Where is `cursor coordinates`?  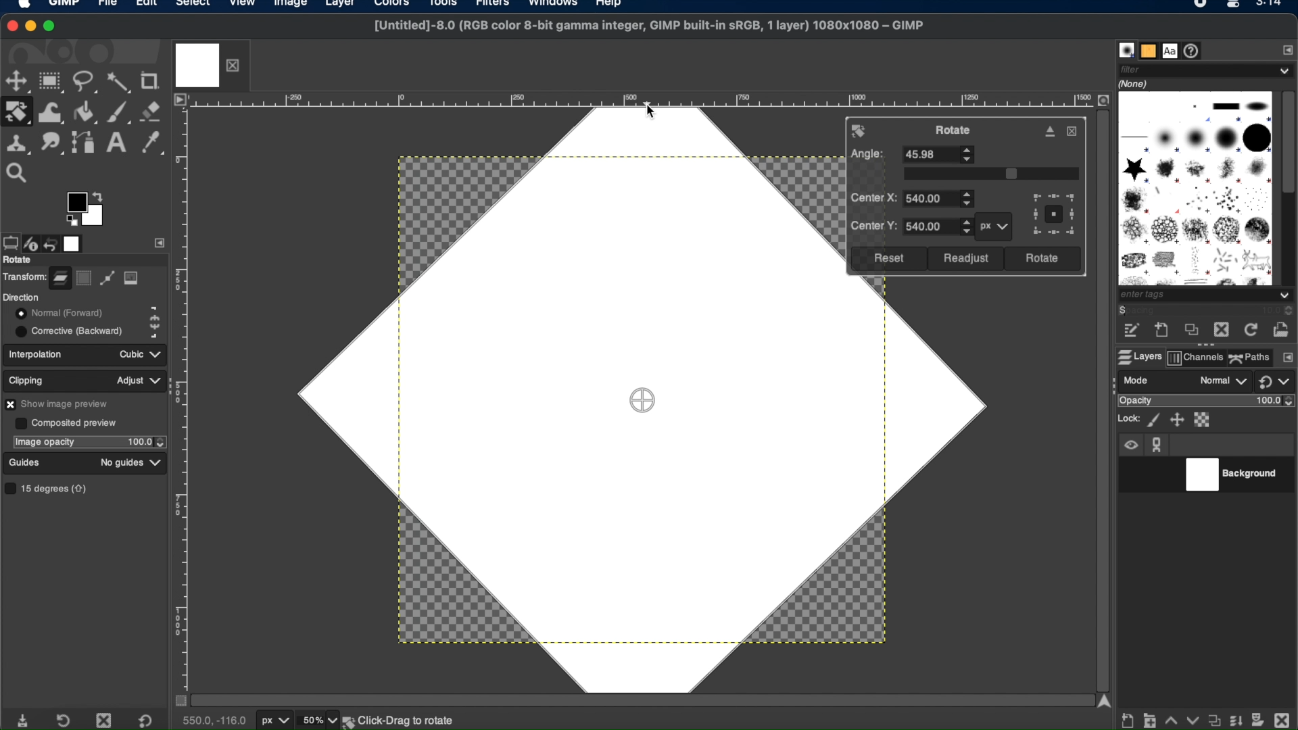 cursor coordinates is located at coordinates (216, 721).